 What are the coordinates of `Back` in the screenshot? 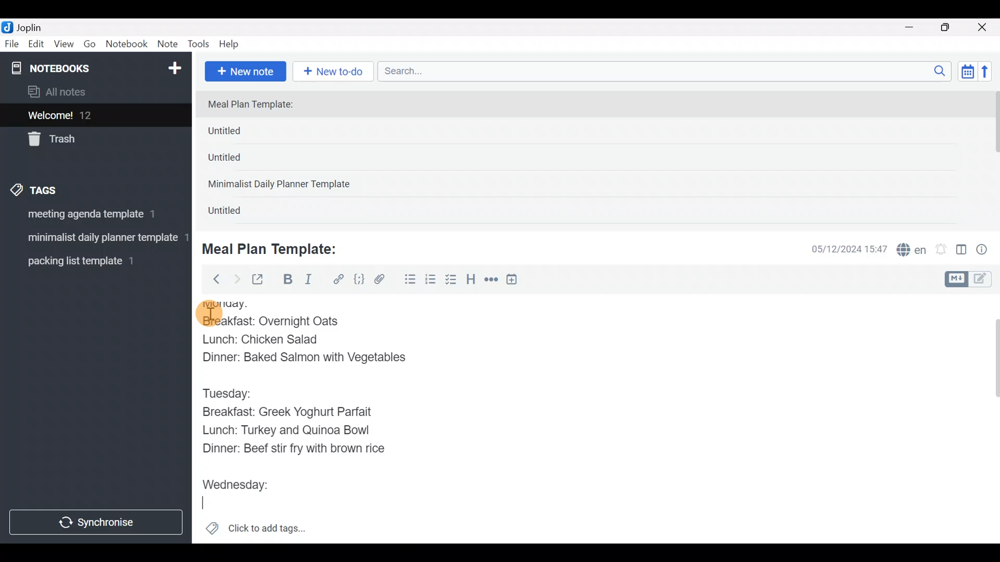 It's located at (212, 278).